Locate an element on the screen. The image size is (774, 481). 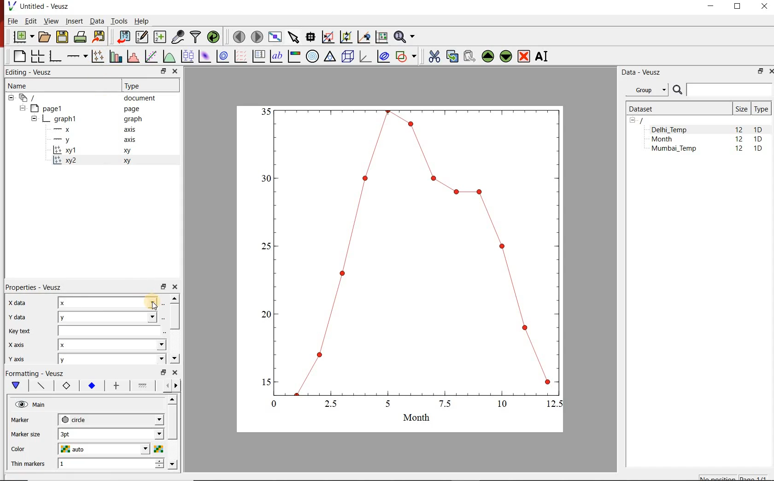
y axis is located at coordinates (16, 359).